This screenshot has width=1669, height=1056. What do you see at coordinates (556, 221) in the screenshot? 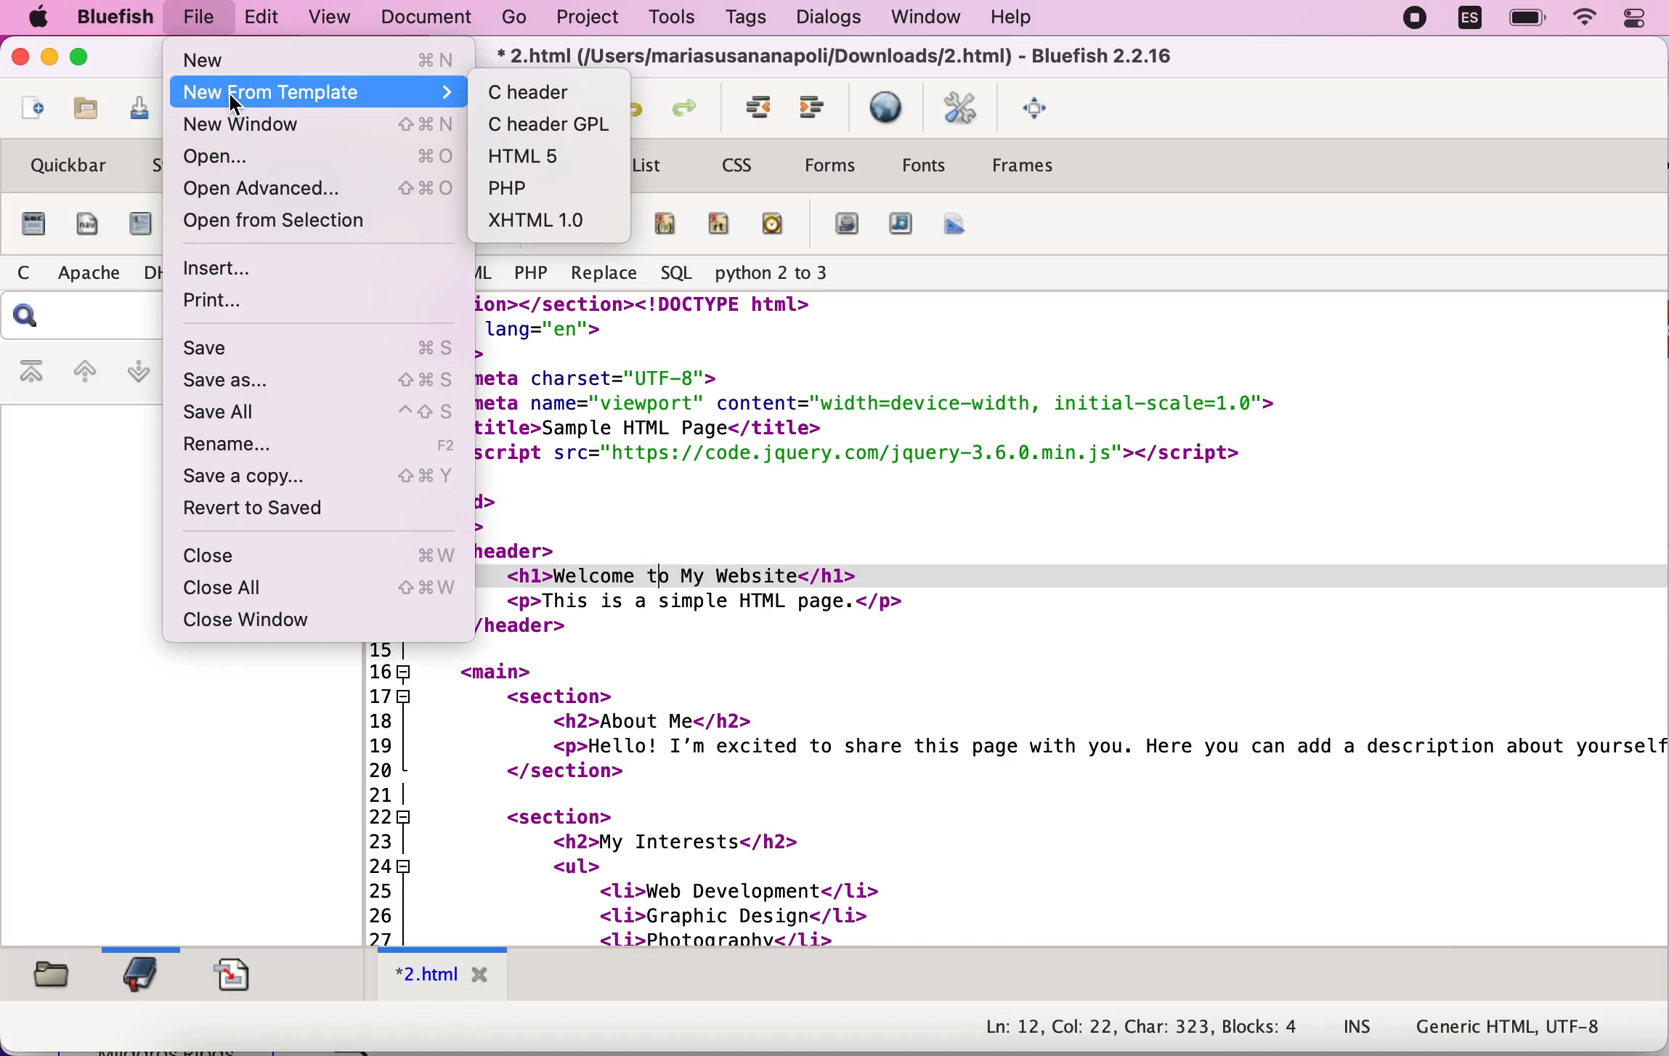
I see `xhtml 1.0` at bounding box center [556, 221].